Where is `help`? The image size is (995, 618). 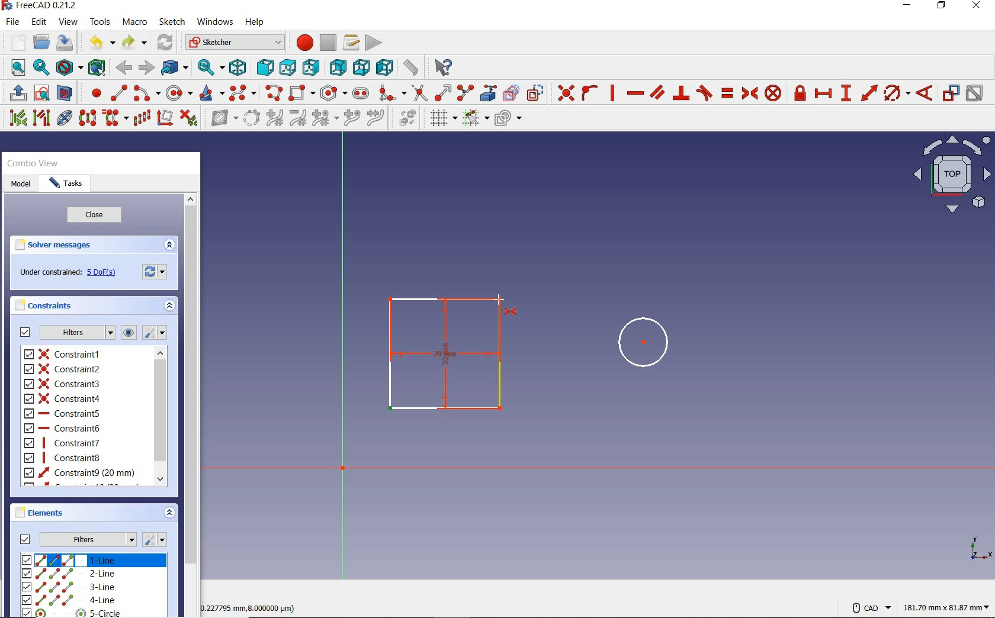
help is located at coordinates (255, 22).